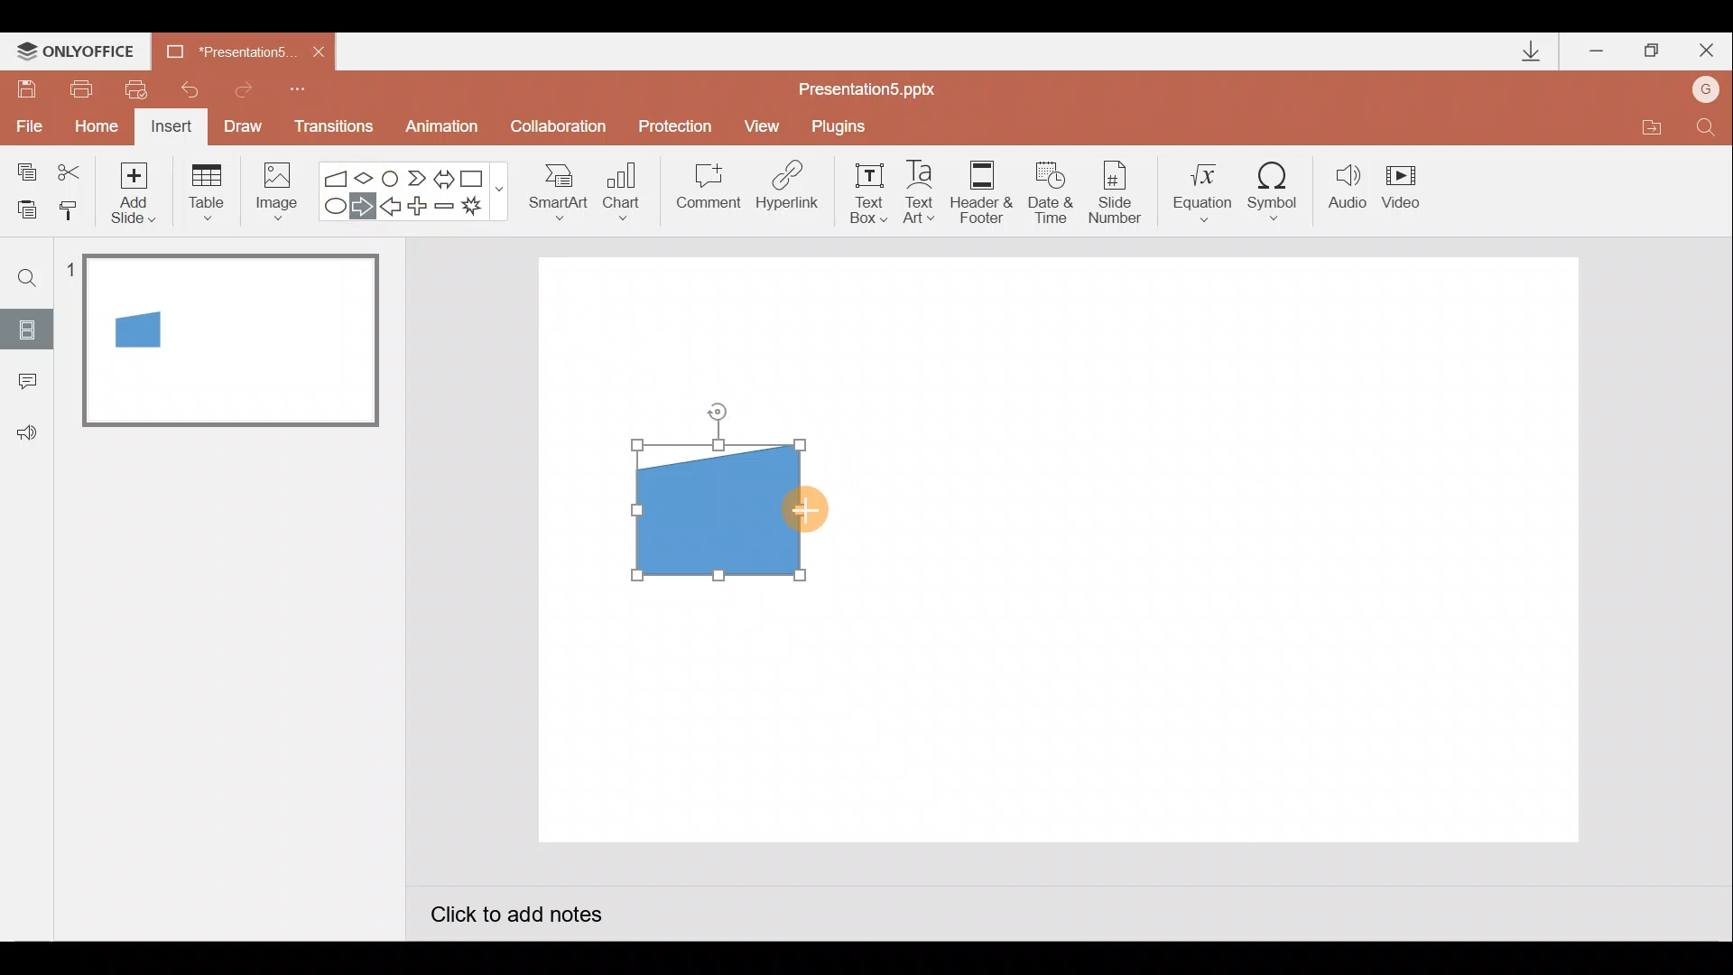 Image resolution: width=1733 pixels, height=975 pixels. Describe the element at coordinates (1049, 188) in the screenshot. I see `Date & time` at that location.